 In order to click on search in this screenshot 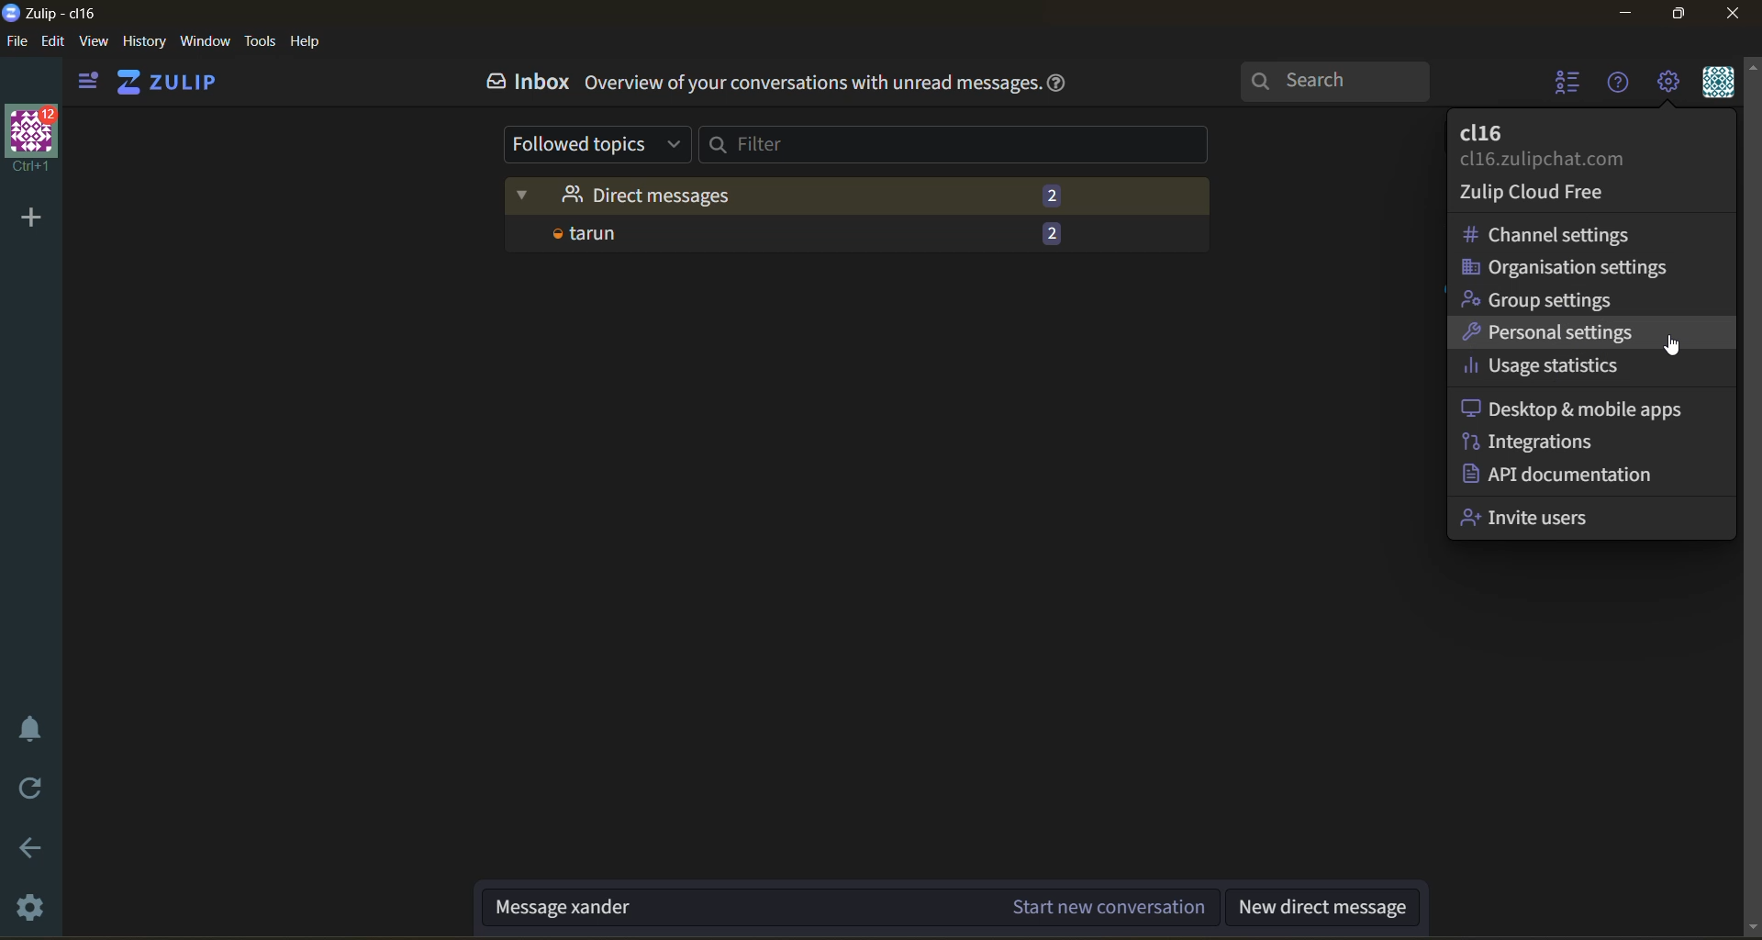, I will do `click(1341, 79)`.